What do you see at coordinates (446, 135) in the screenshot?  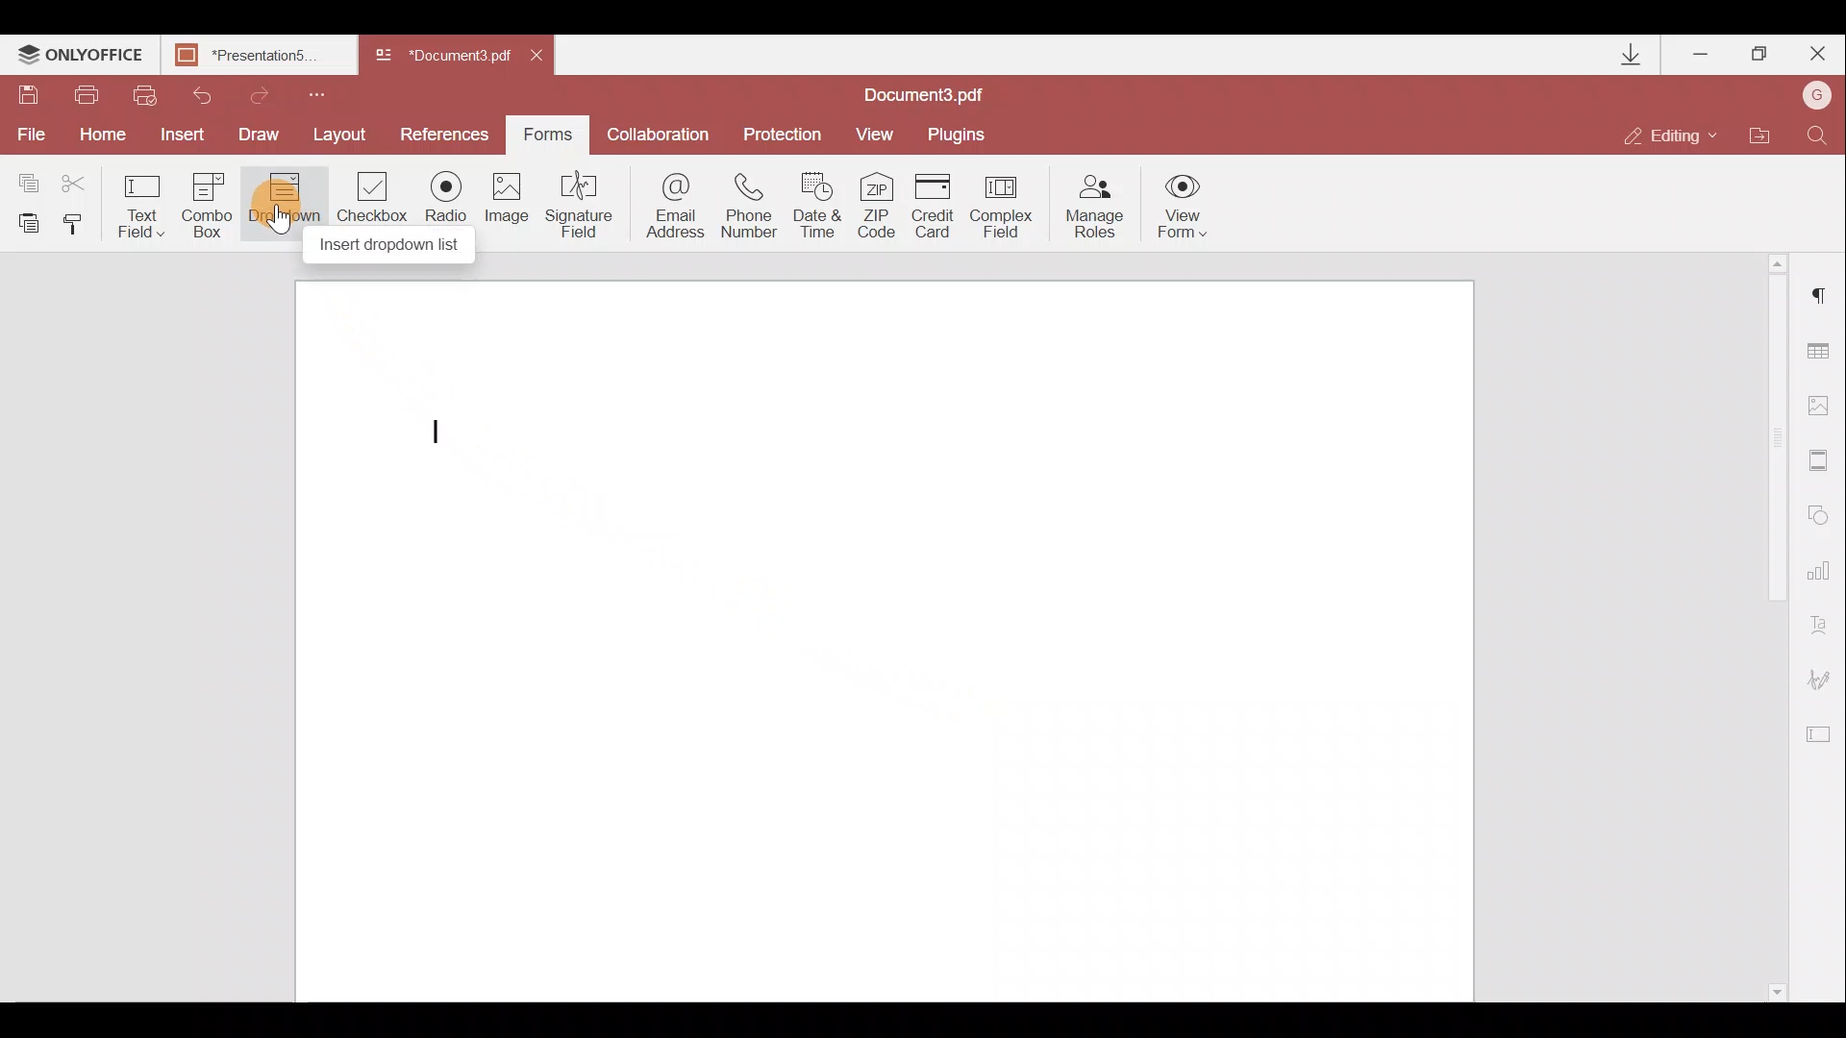 I see `Preferences` at bounding box center [446, 135].